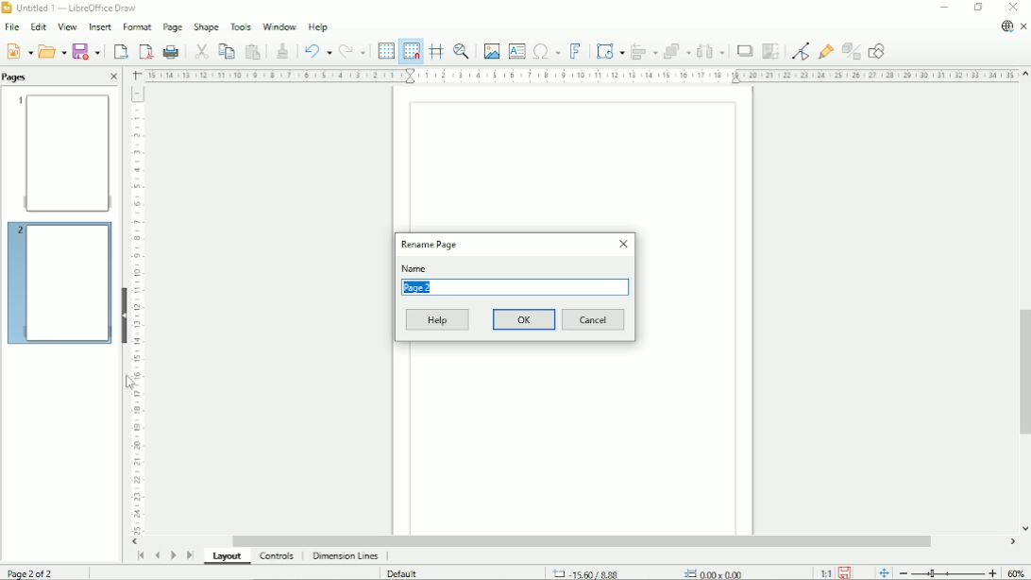 This screenshot has width=1031, height=580. Describe the element at coordinates (352, 52) in the screenshot. I see `Redo` at that location.